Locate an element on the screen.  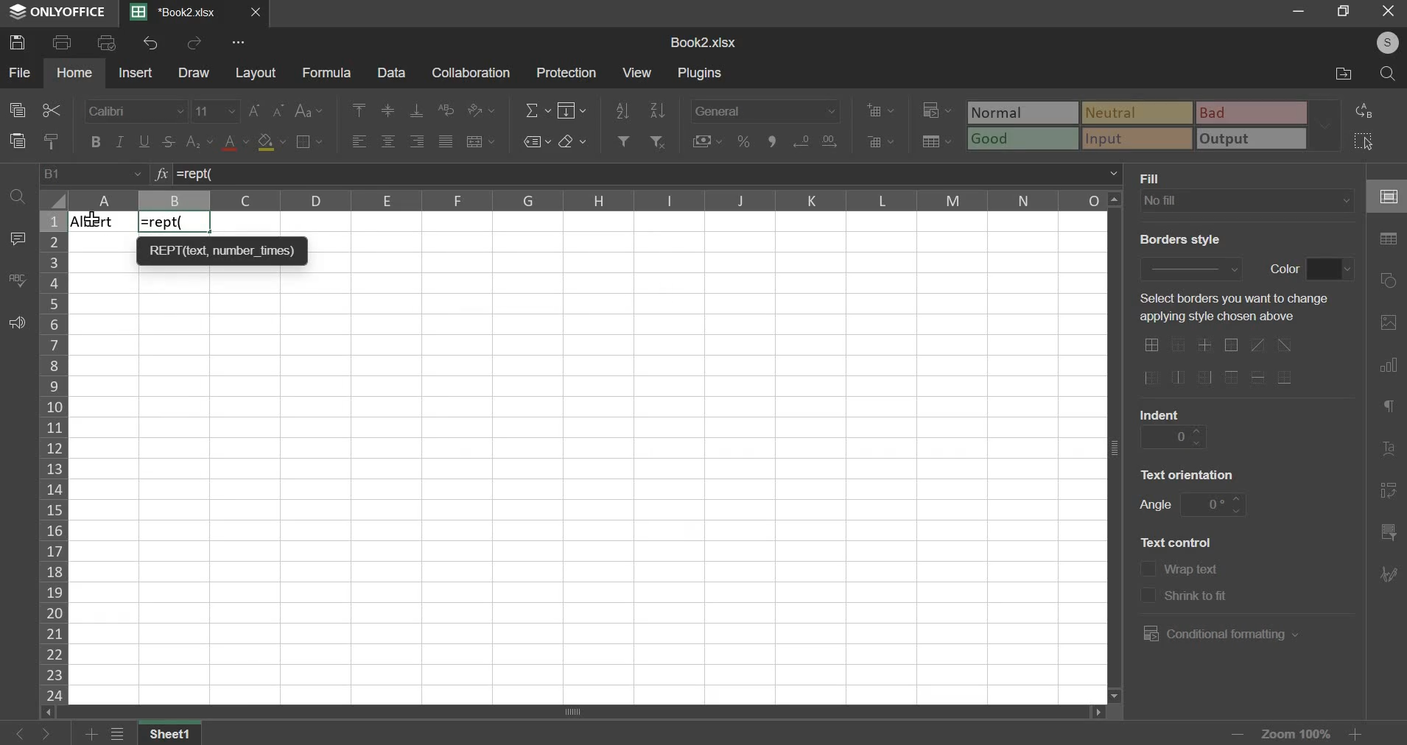
SELECT BORDERS YOU WANT TO CHANGE APPLYING STYLE CHOSEN ABOVE is located at coordinates (1232, 308).